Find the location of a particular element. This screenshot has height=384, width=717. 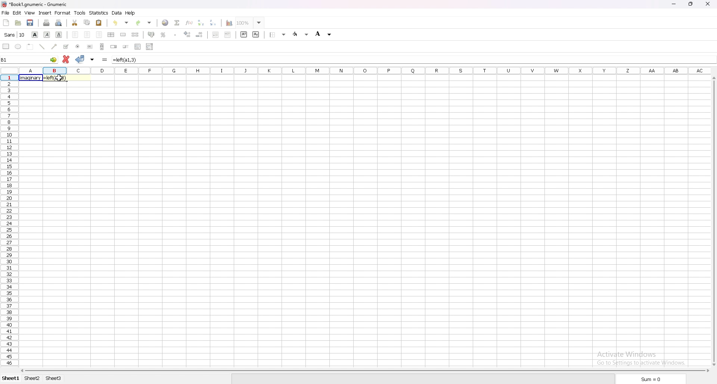

rows is located at coordinates (8, 220).